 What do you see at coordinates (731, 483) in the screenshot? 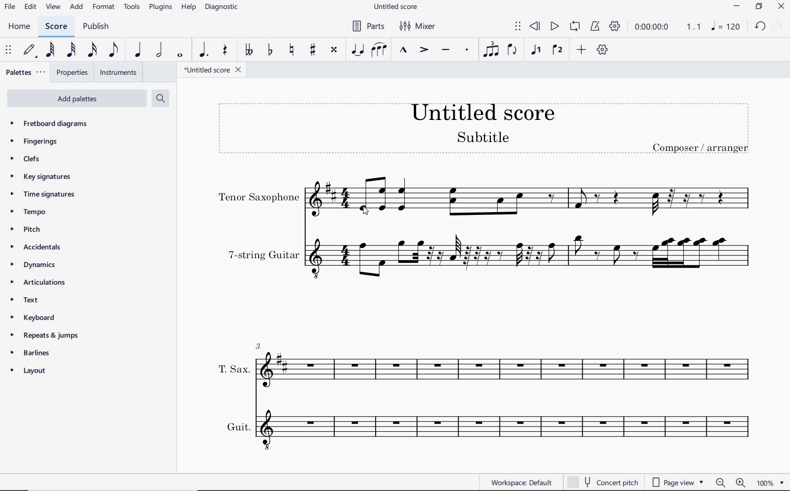
I see `ZOOM OUT OR ZOOM IN` at bounding box center [731, 483].